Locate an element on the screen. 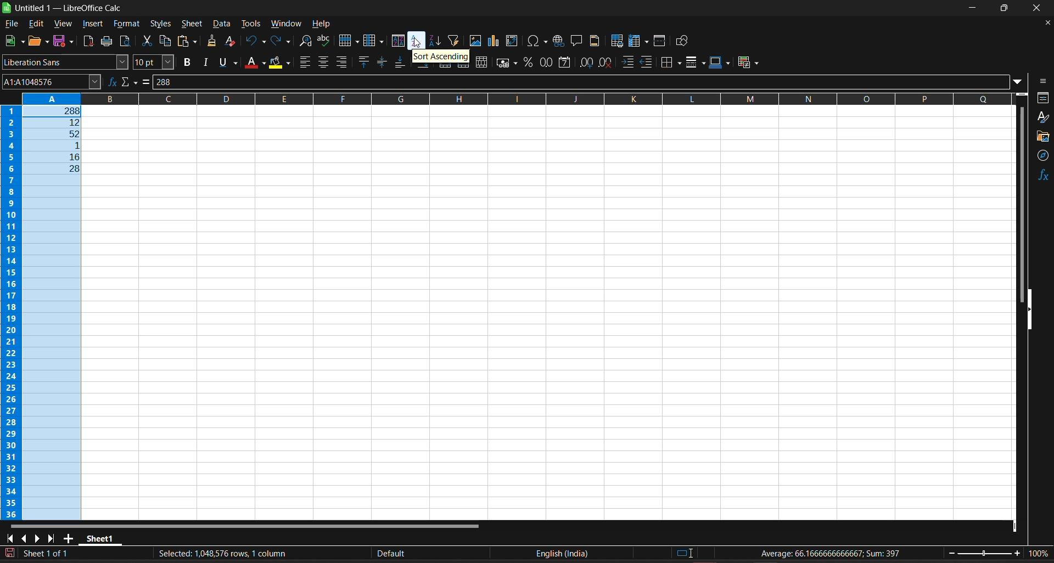  gallery is located at coordinates (1042, 136).